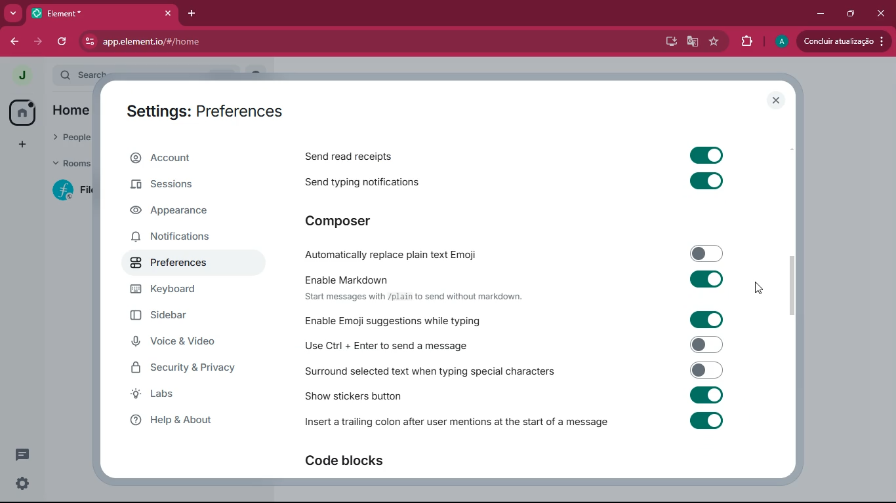 Image resolution: width=896 pixels, height=503 pixels. Describe the element at coordinates (20, 484) in the screenshot. I see `settings` at that location.